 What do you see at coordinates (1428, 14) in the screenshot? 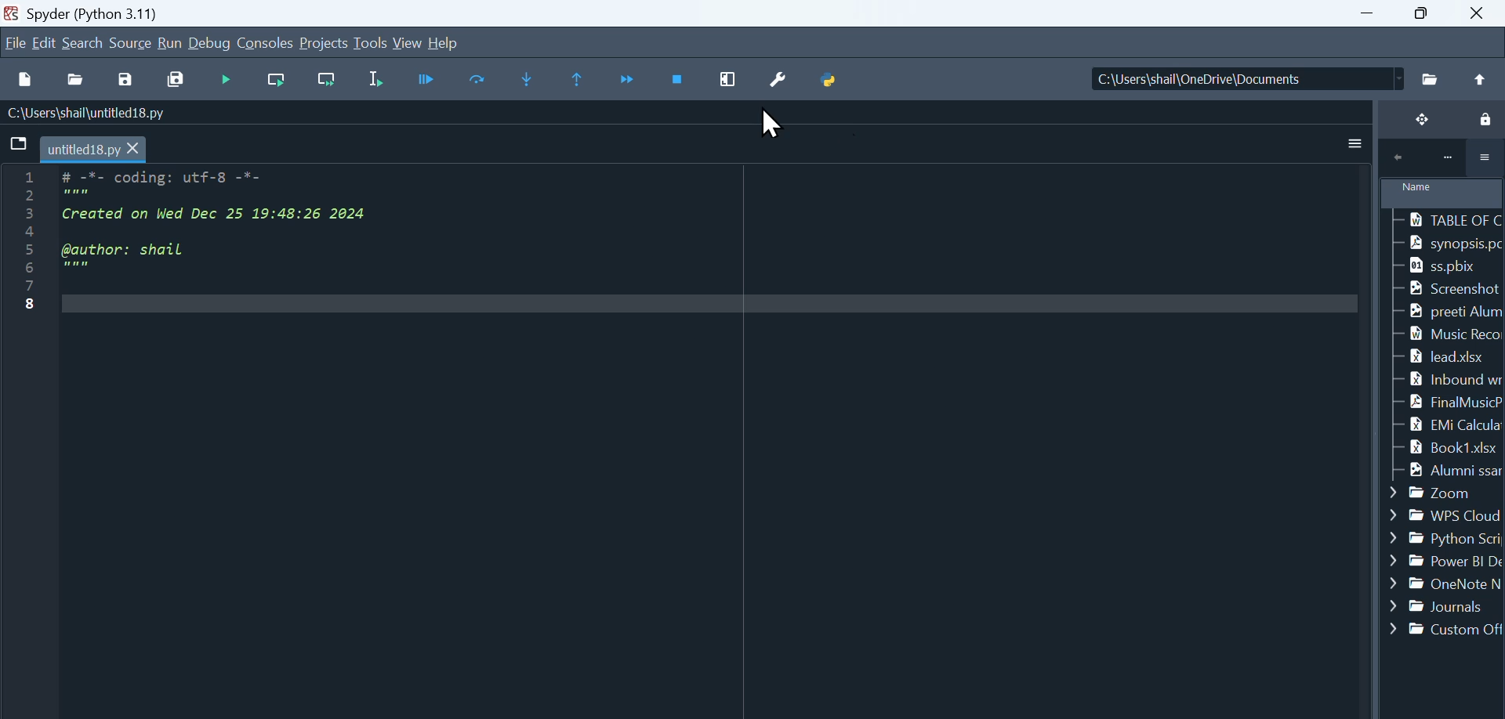
I see `maximise` at bounding box center [1428, 14].